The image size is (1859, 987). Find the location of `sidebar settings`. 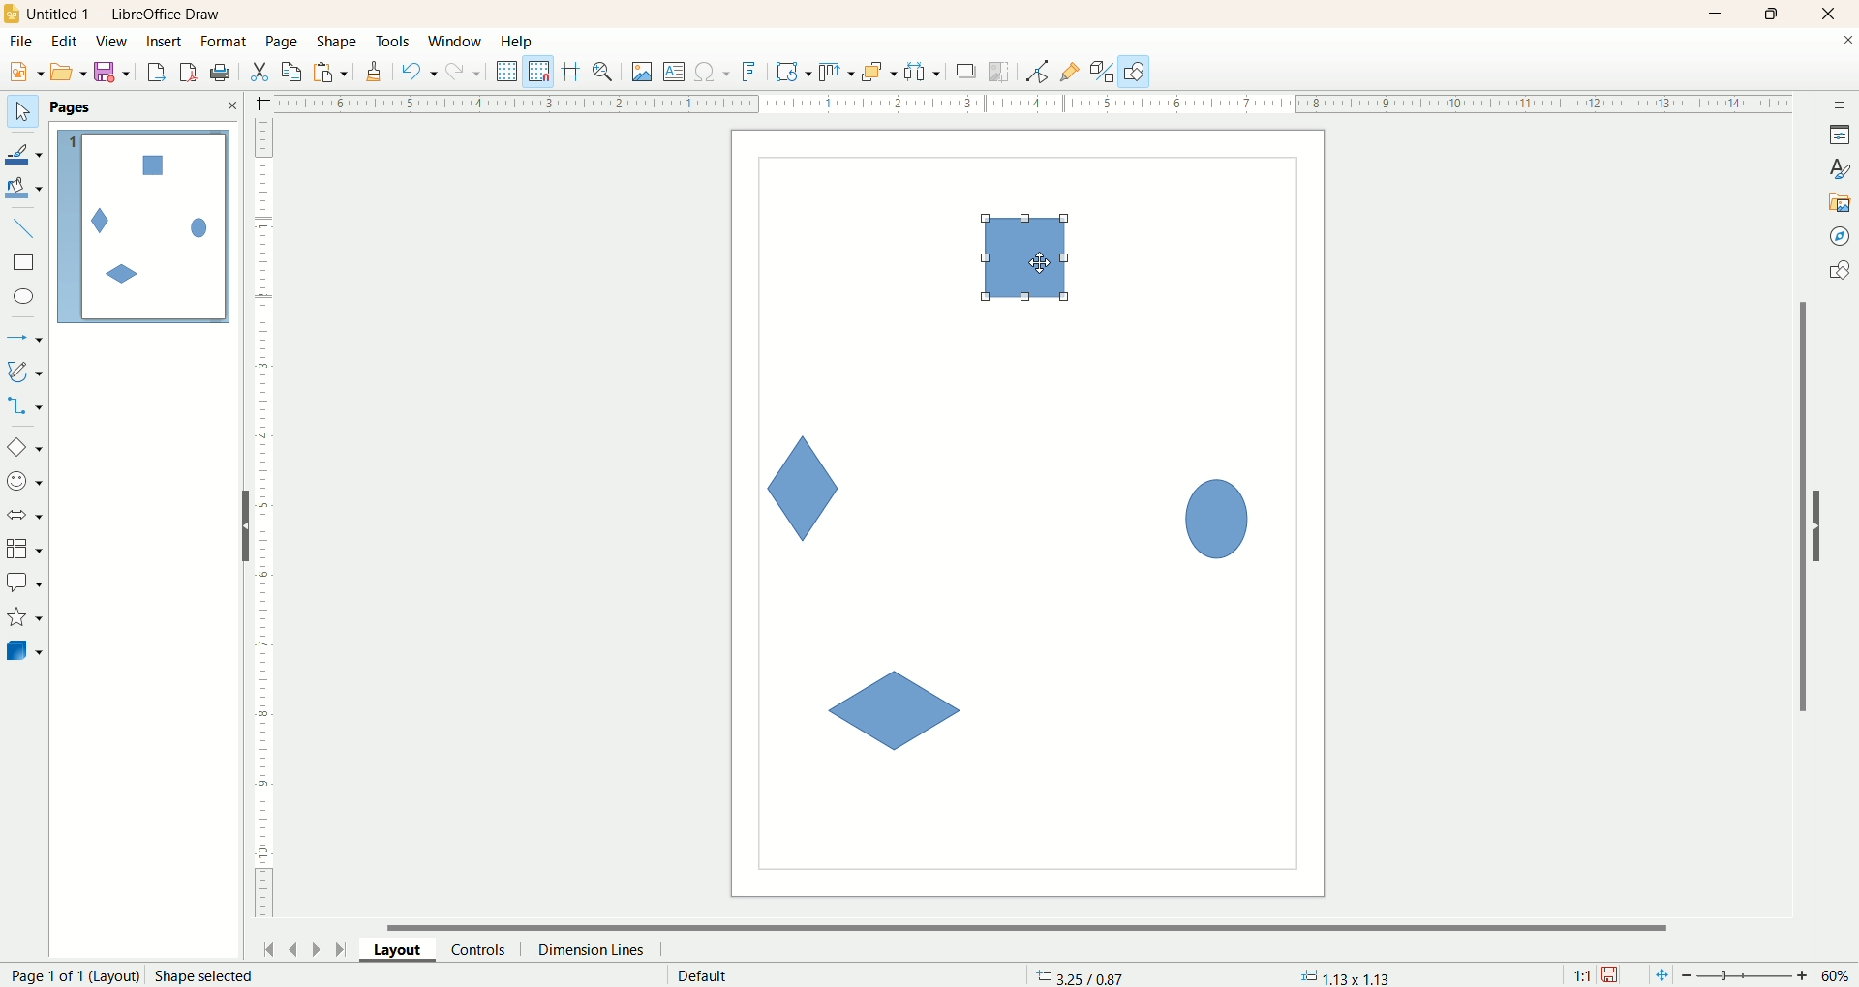

sidebar settings is located at coordinates (1841, 103).